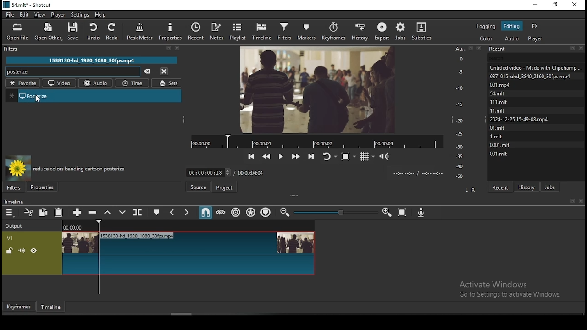 This screenshot has width=587, height=330. What do you see at coordinates (77, 213) in the screenshot?
I see `append` at bounding box center [77, 213].